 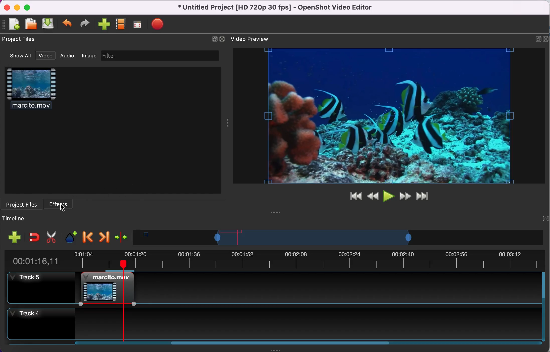 I want to click on previous marker, so click(x=87, y=236).